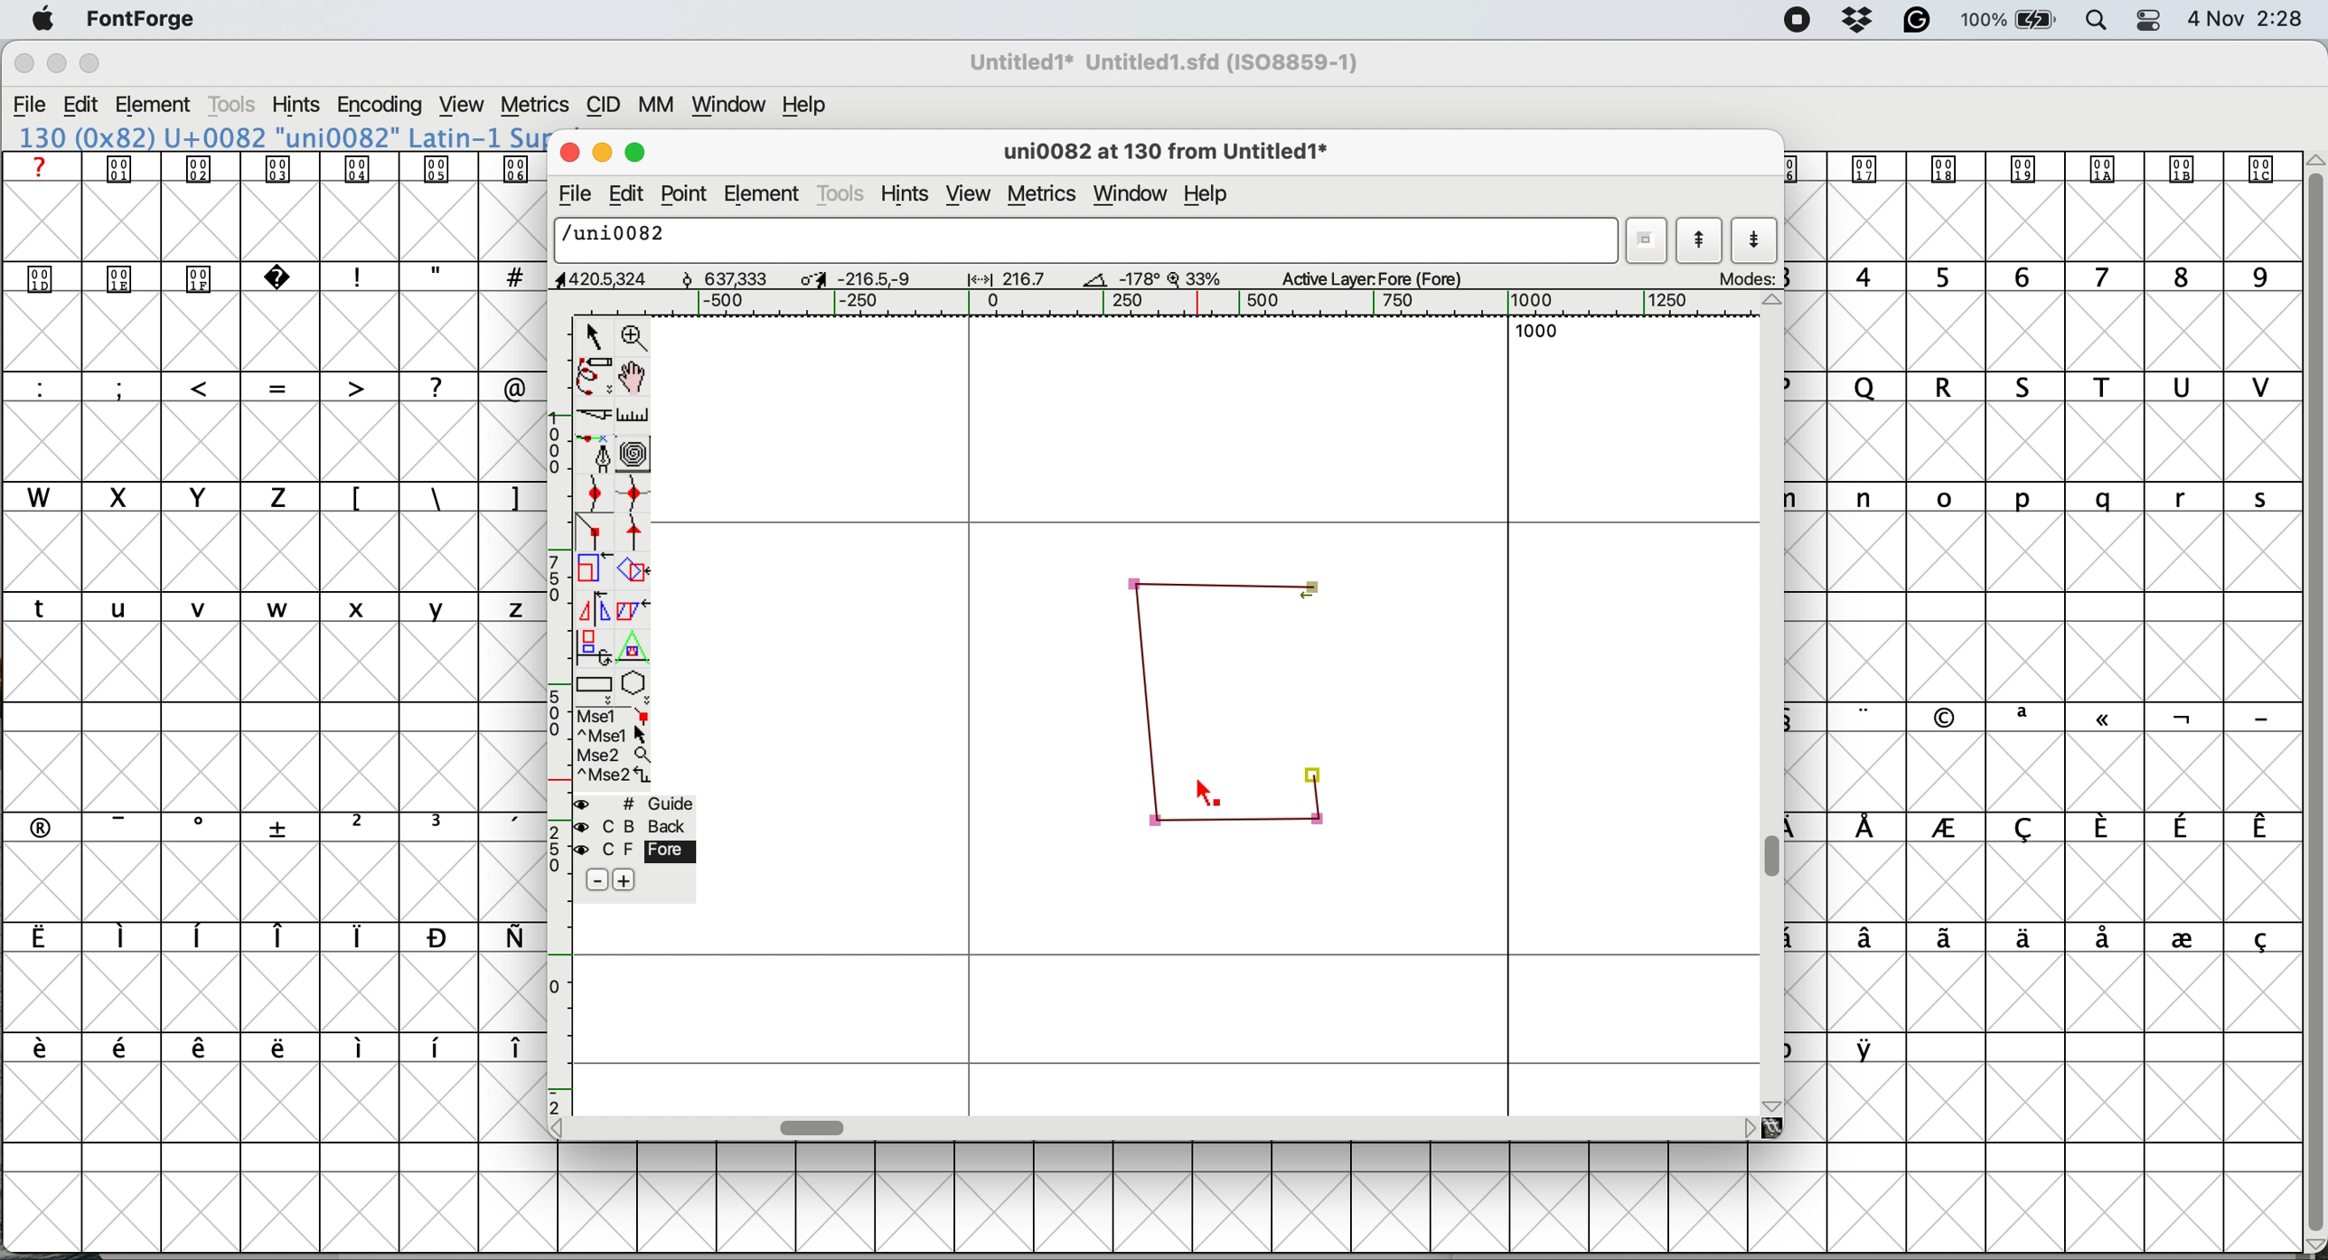 This screenshot has width=2328, height=1260. I want to click on Date and Time, so click(2254, 19).